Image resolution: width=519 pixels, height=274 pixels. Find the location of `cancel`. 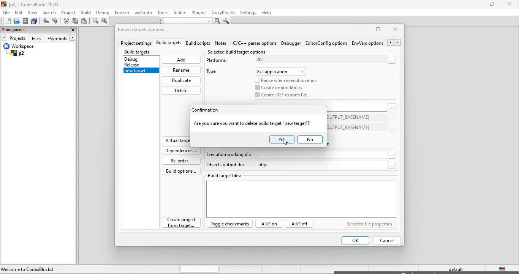

cancel is located at coordinates (388, 240).